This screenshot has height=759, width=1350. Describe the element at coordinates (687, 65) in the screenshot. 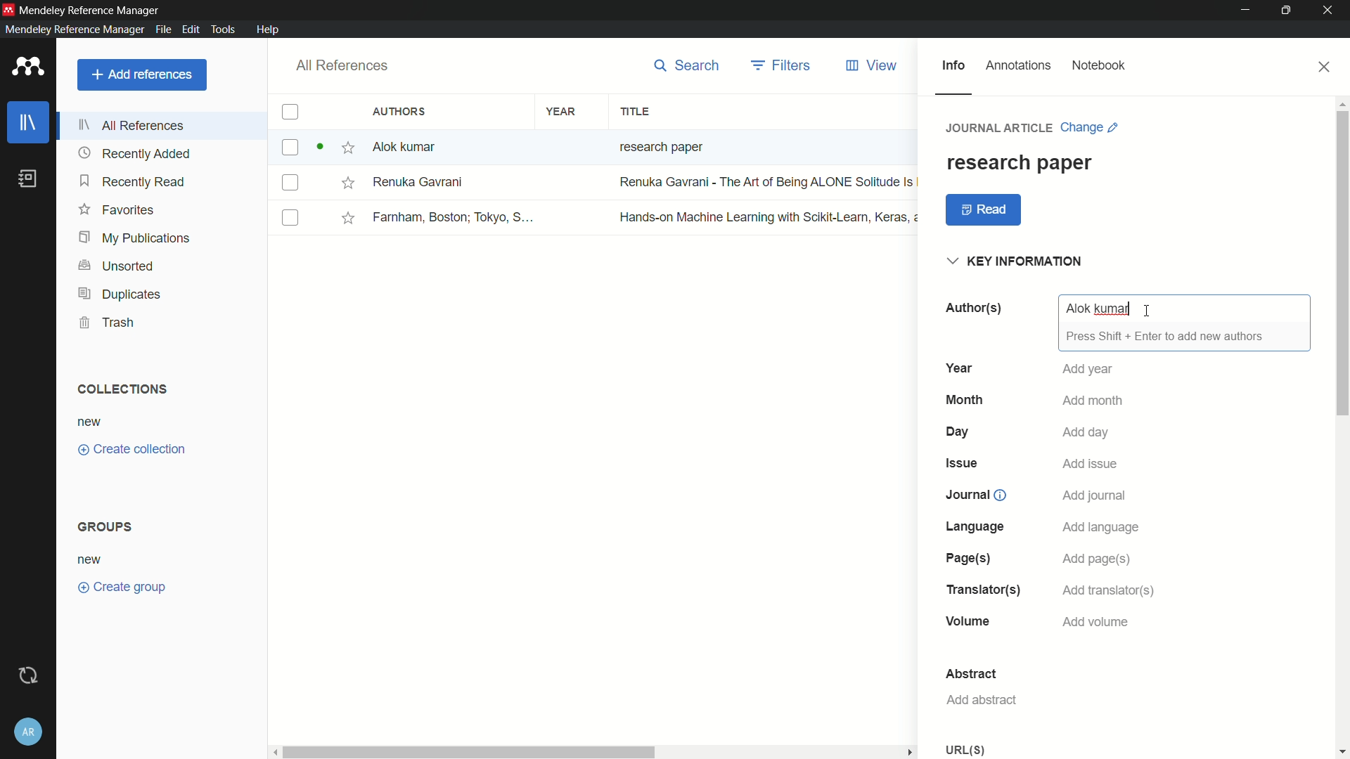

I see `search` at that location.